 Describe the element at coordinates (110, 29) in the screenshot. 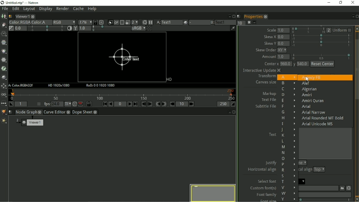

I see `selection bar` at that location.